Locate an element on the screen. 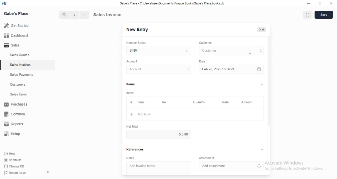 This screenshot has width=337, height=179. cursor is located at coordinates (251, 52).